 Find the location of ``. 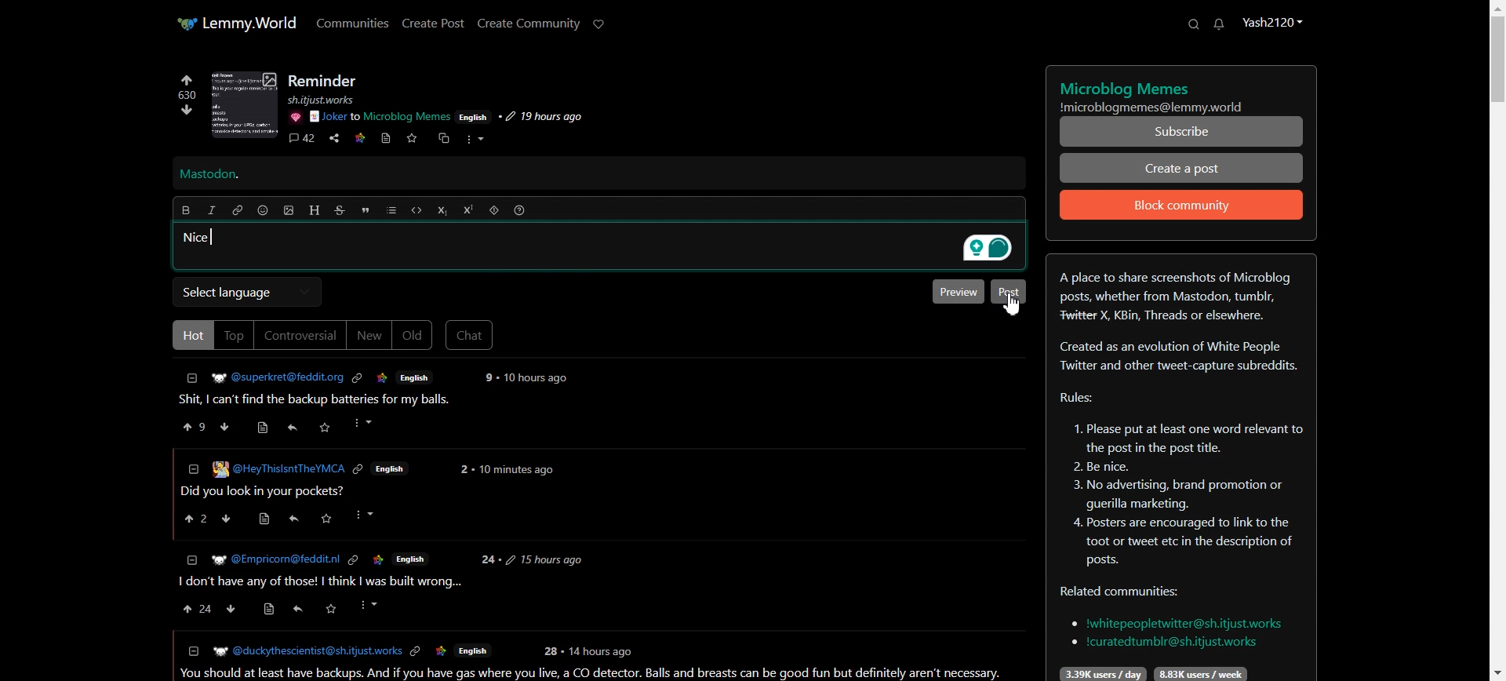

 is located at coordinates (550, 651).